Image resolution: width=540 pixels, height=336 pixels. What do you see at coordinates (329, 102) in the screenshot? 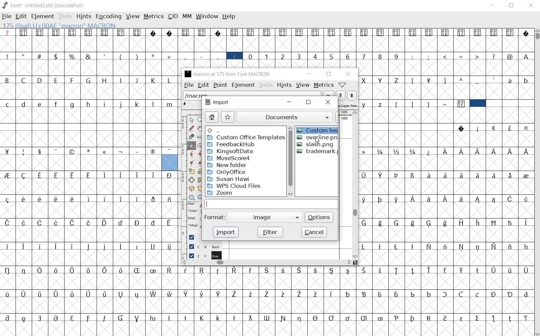
I see `close` at bounding box center [329, 102].